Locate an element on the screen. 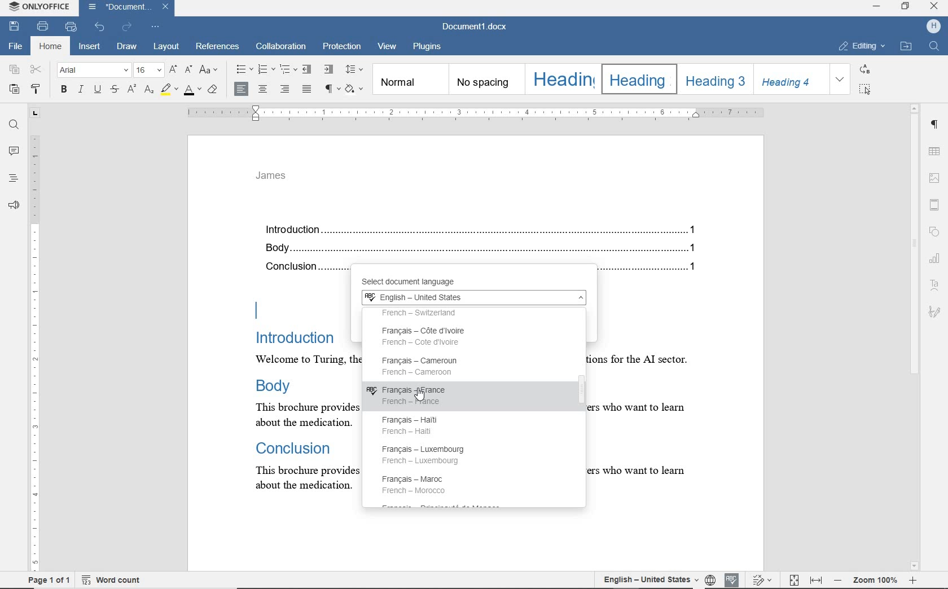  decrease indent is located at coordinates (308, 69).